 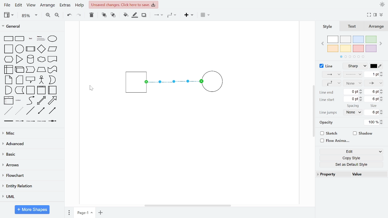 What do you see at coordinates (31, 187) in the screenshot?
I see `entity relation` at bounding box center [31, 187].